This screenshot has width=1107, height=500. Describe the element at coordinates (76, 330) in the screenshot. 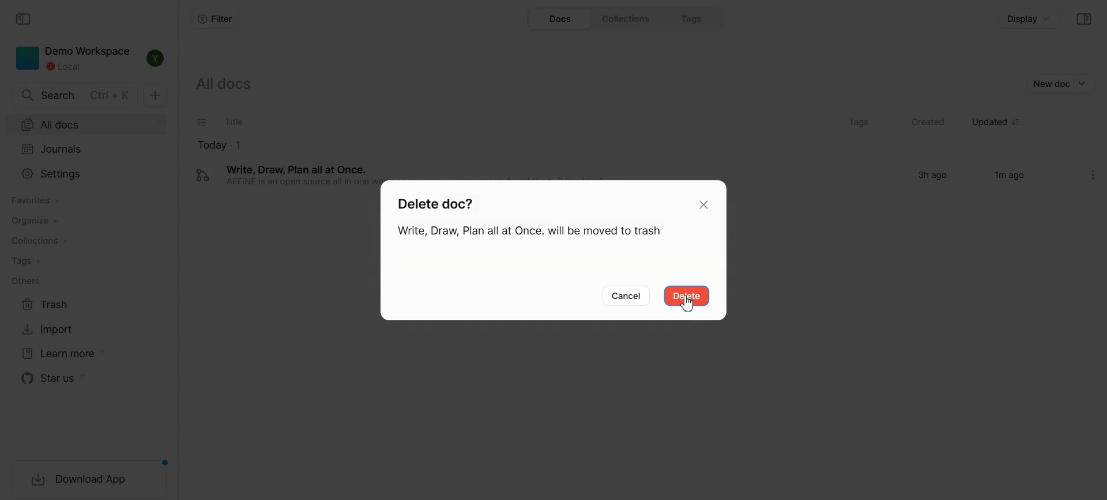

I see `Import` at that location.